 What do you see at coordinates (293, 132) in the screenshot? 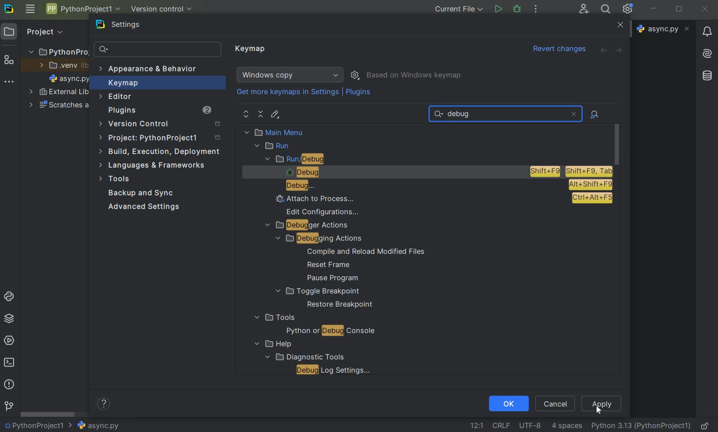
I see `main menu` at bounding box center [293, 132].